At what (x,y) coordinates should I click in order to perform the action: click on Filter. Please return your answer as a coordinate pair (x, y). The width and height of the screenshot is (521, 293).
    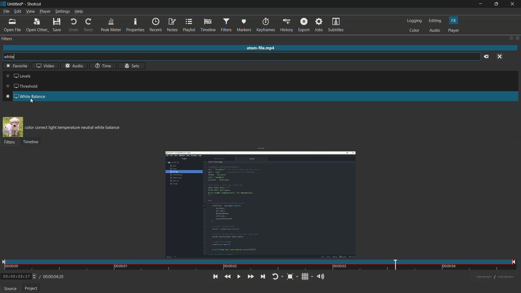
    Looking at the image, I should click on (11, 144).